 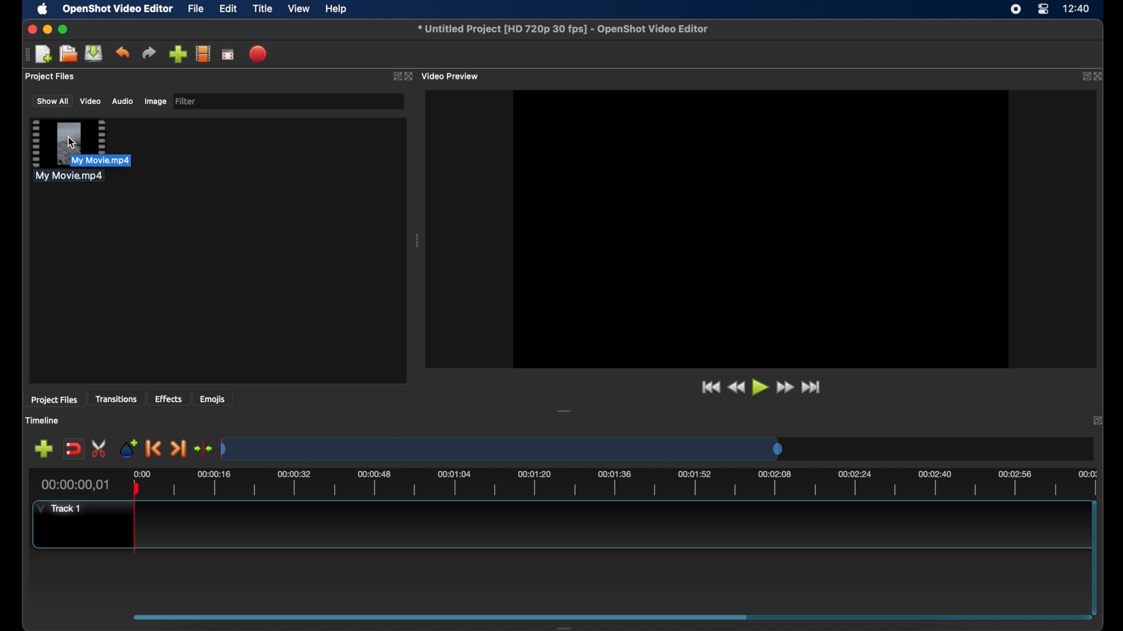 I want to click on scroll box, so click(x=440, y=616).